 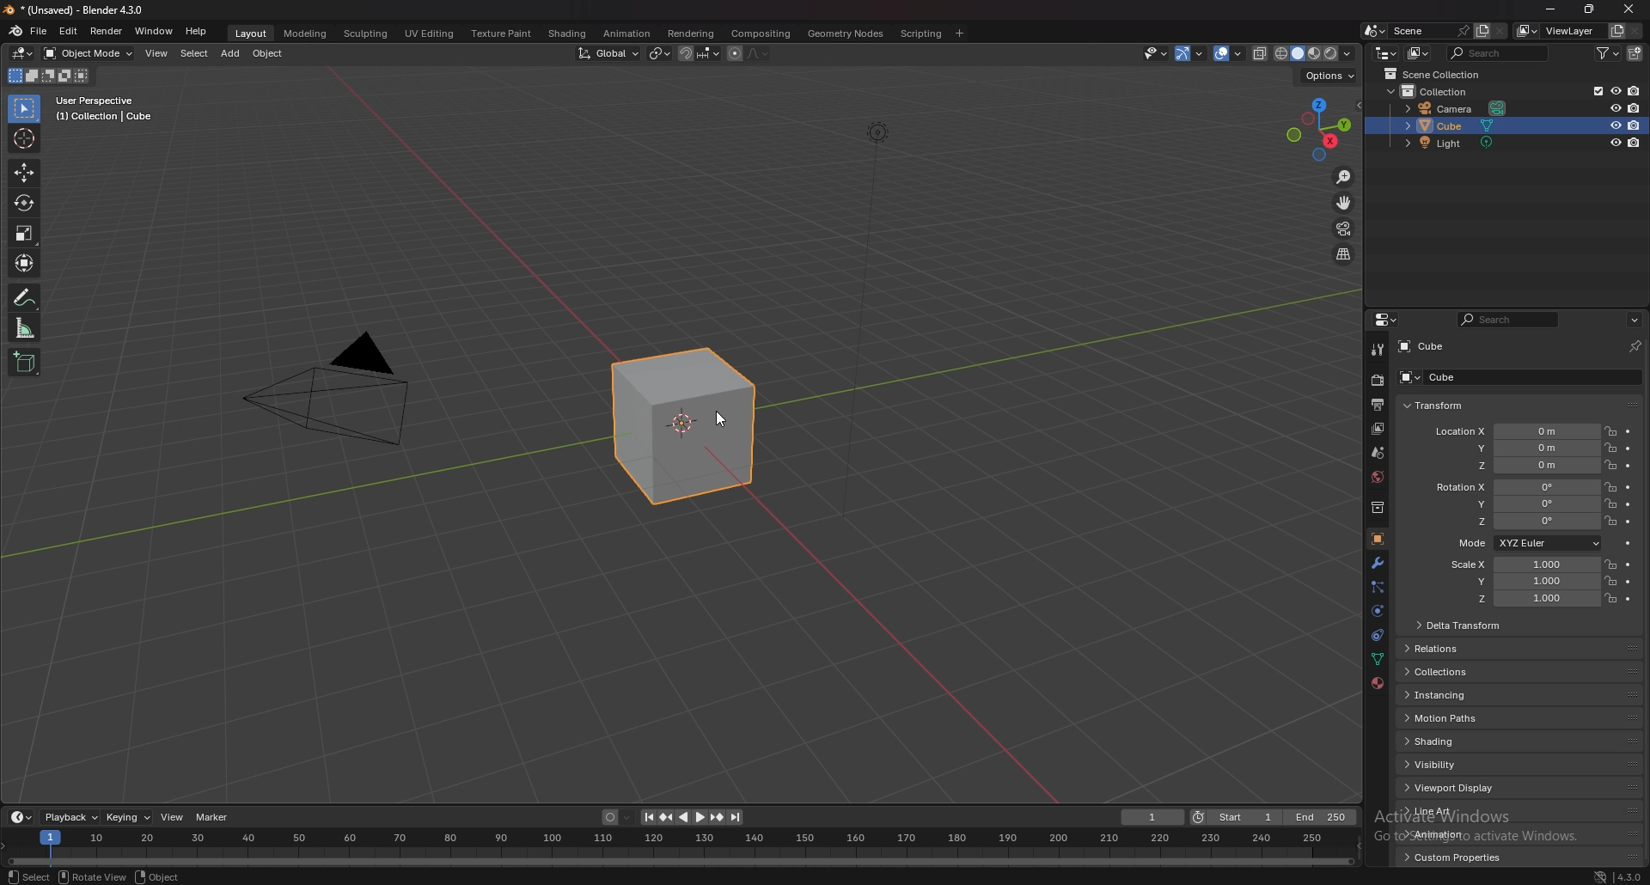 What do you see at coordinates (1345, 229) in the screenshot?
I see `camera view` at bounding box center [1345, 229].